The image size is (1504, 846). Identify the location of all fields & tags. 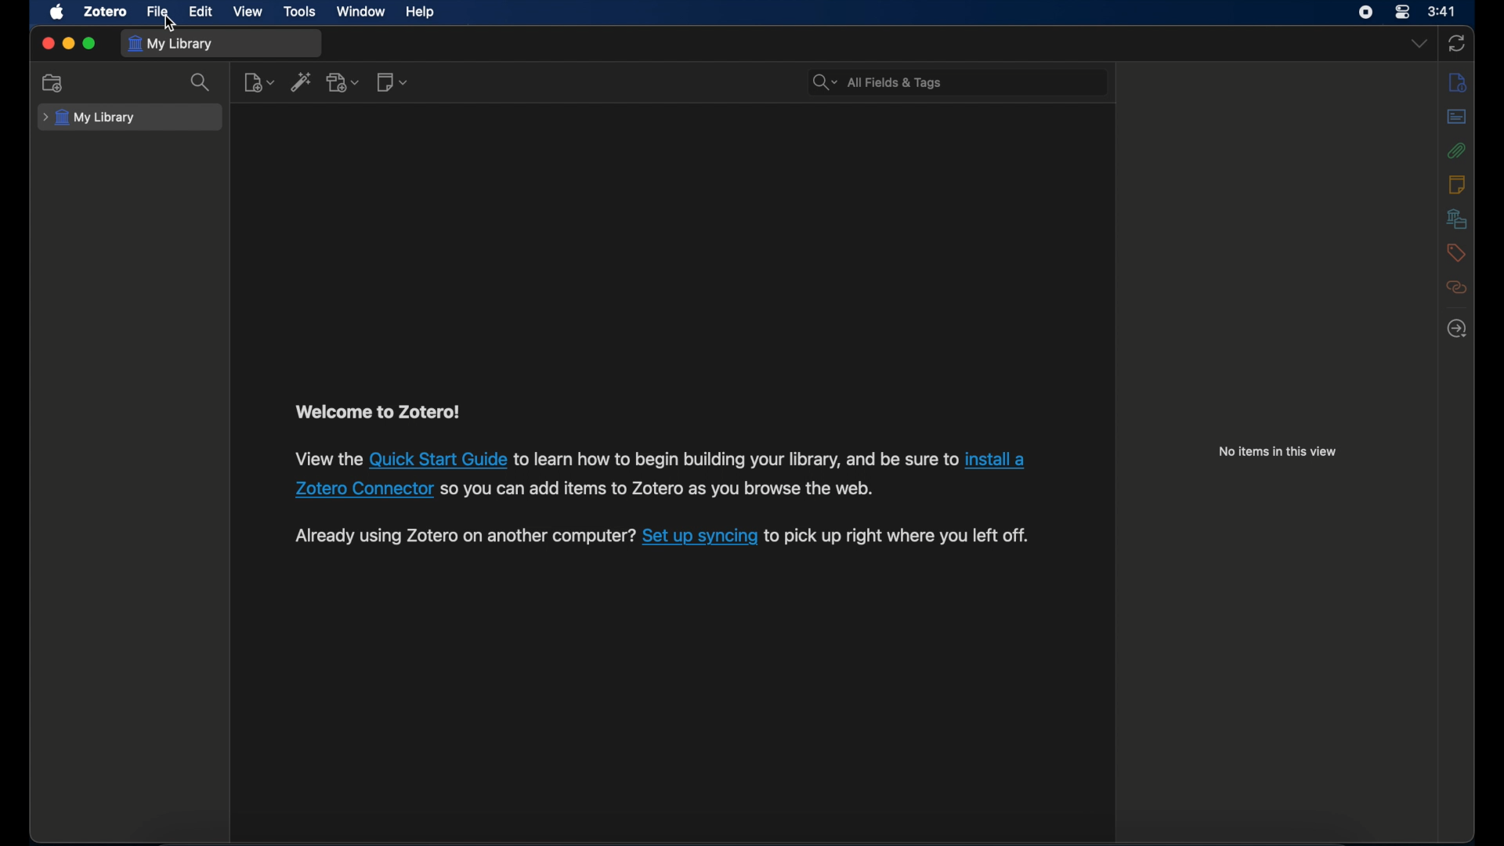
(878, 82).